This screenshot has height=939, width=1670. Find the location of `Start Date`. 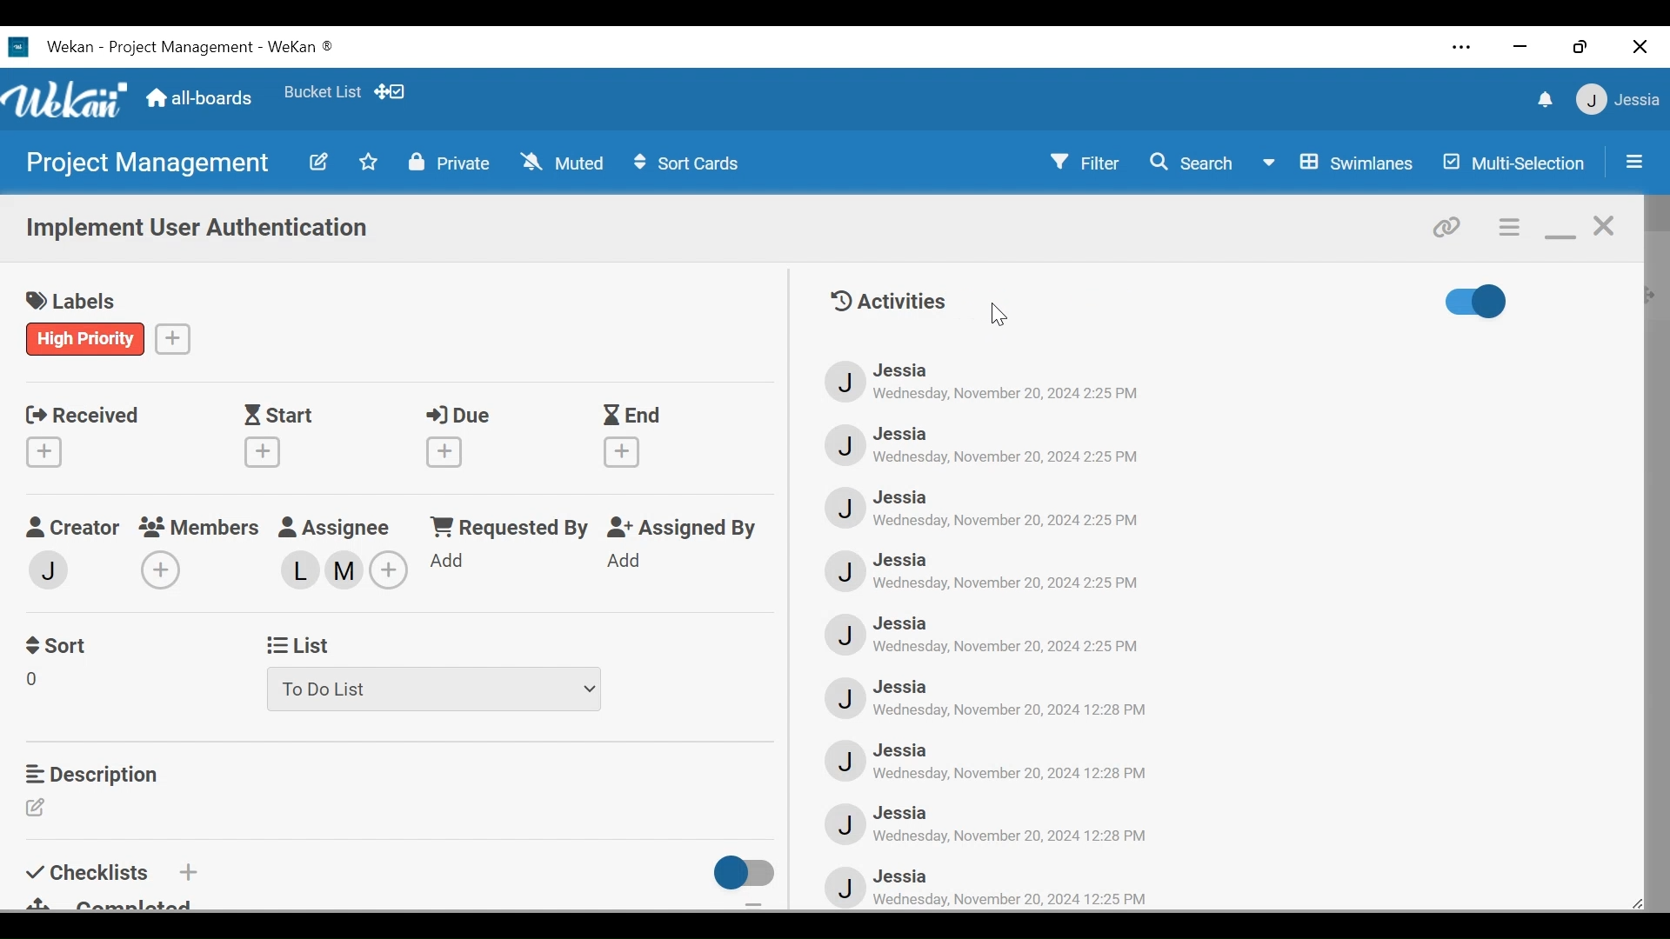

Start Date is located at coordinates (279, 415).